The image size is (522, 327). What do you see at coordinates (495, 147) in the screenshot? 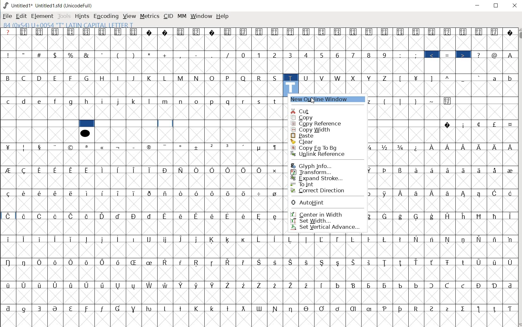
I see `Symbol` at bounding box center [495, 147].